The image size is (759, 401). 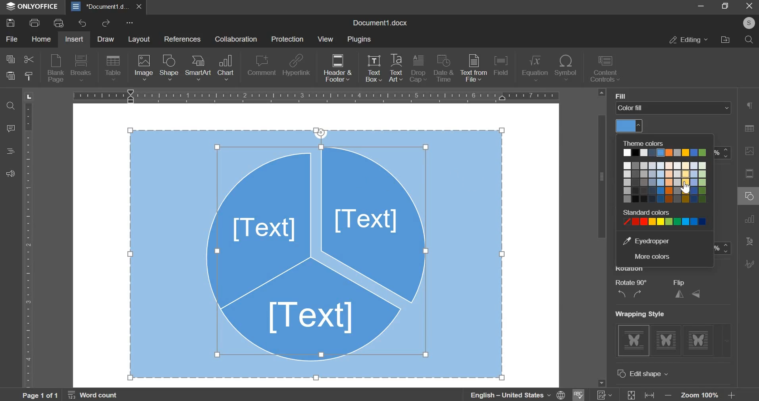 What do you see at coordinates (631, 392) in the screenshot?
I see `fit size` at bounding box center [631, 392].